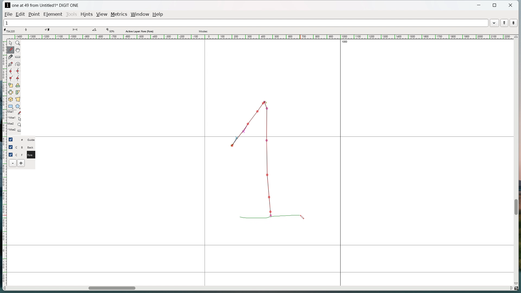  What do you see at coordinates (13, 163) in the screenshot?
I see `delete layer` at bounding box center [13, 163].